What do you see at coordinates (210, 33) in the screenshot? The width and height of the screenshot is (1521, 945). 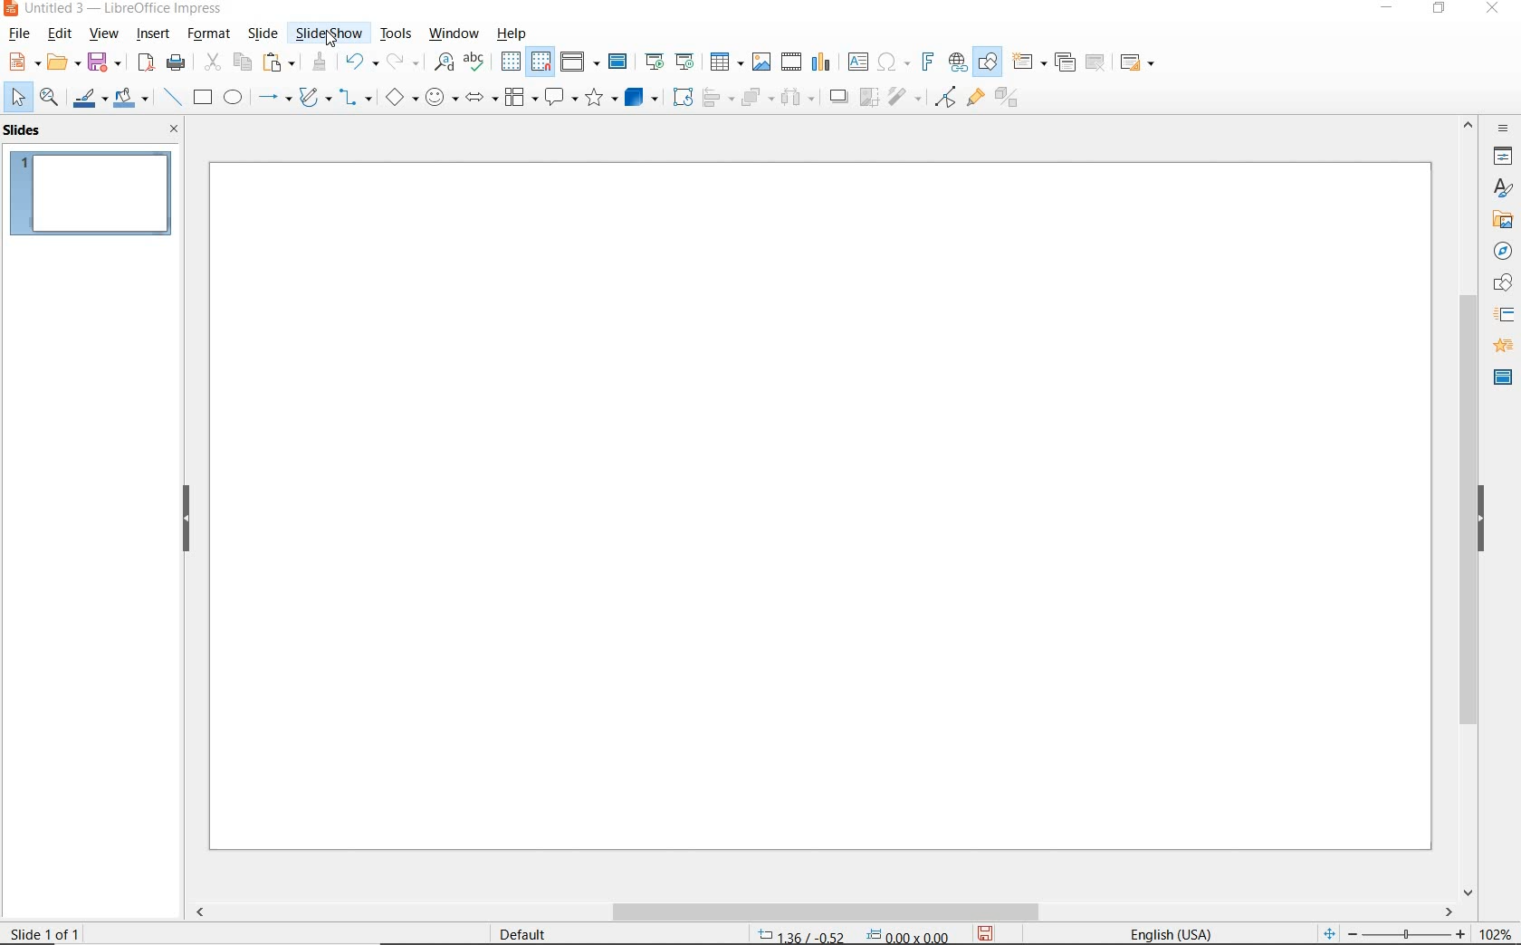 I see `FORMAT` at bounding box center [210, 33].